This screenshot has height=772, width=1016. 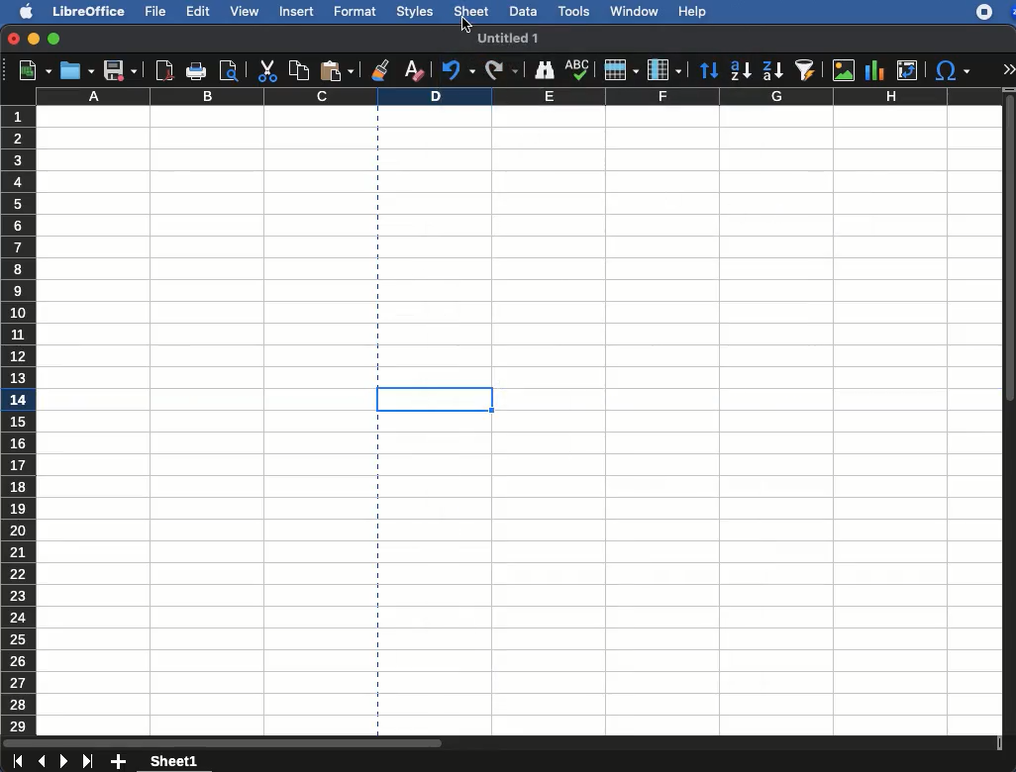 What do you see at coordinates (197, 12) in the screenshot?
I see `edit` at bounding box center [197, 12].